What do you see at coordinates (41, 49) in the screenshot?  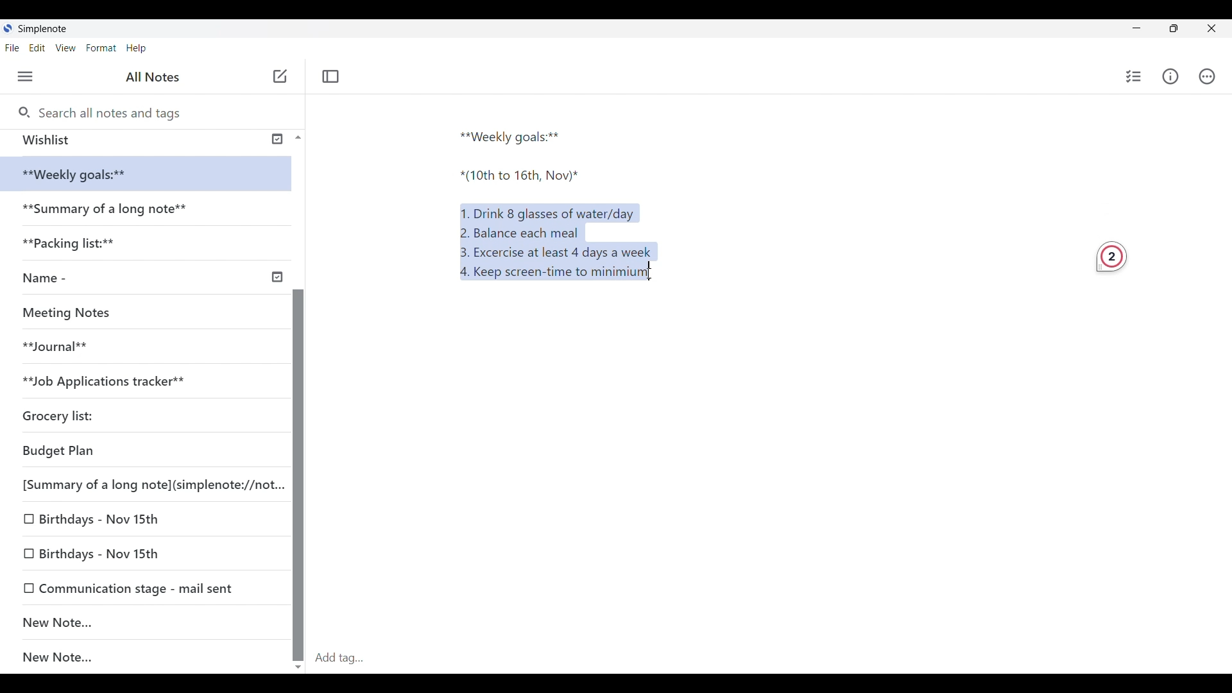 I see `Edit` at bounding box center [41, 49].